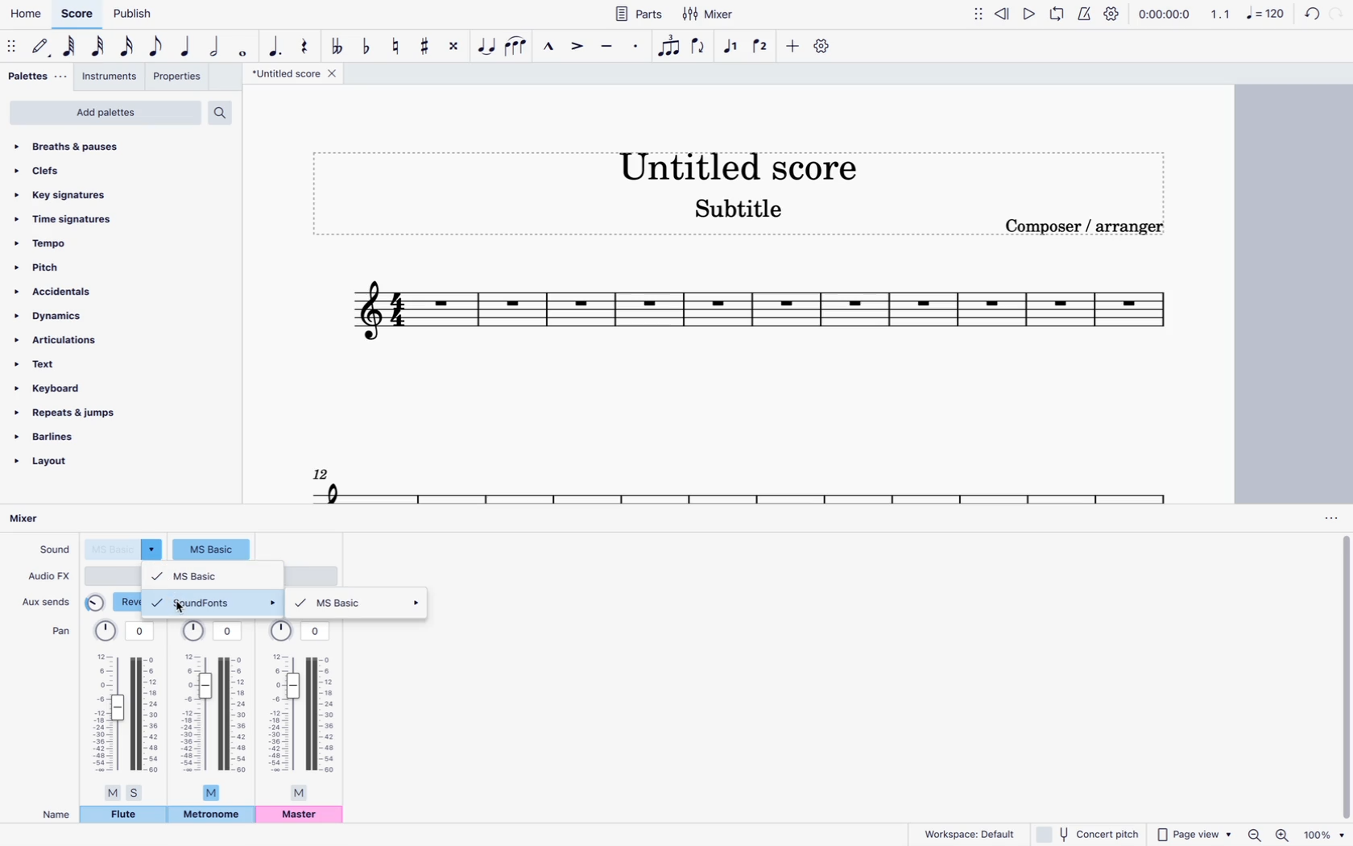 This screenshot has height=846, width=1353. I want to click on options, so click(1330, 518).